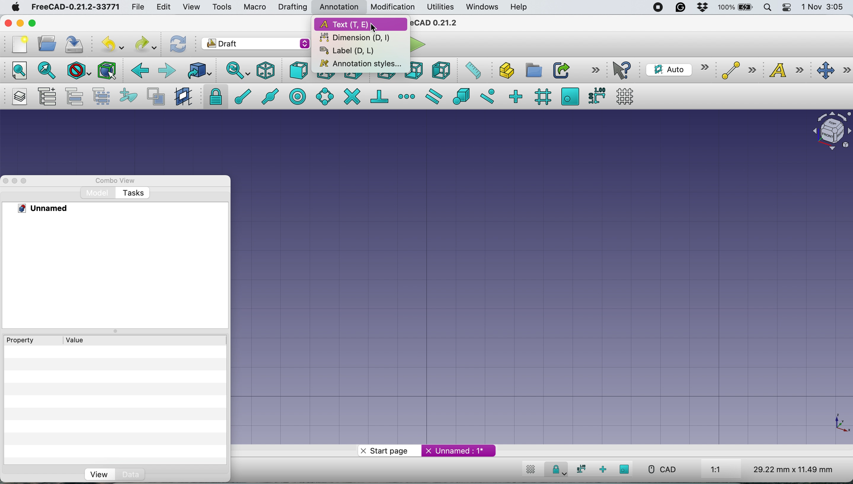  What do you see at coordinates (375, 28) in the screenshot?
I see `cursor` at bounding box center [375, 28].